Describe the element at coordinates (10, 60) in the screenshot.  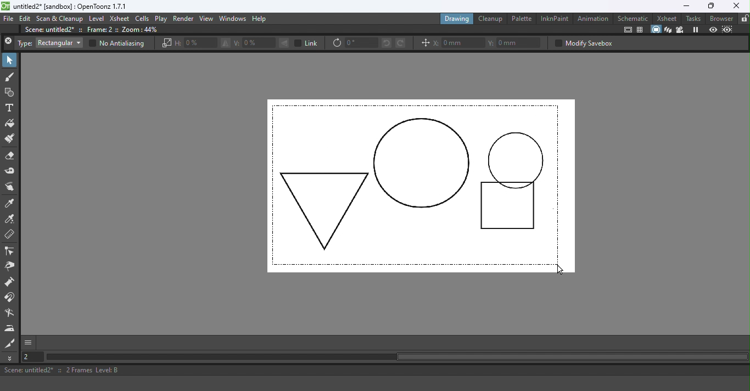
I see `Selection tool` at that location.